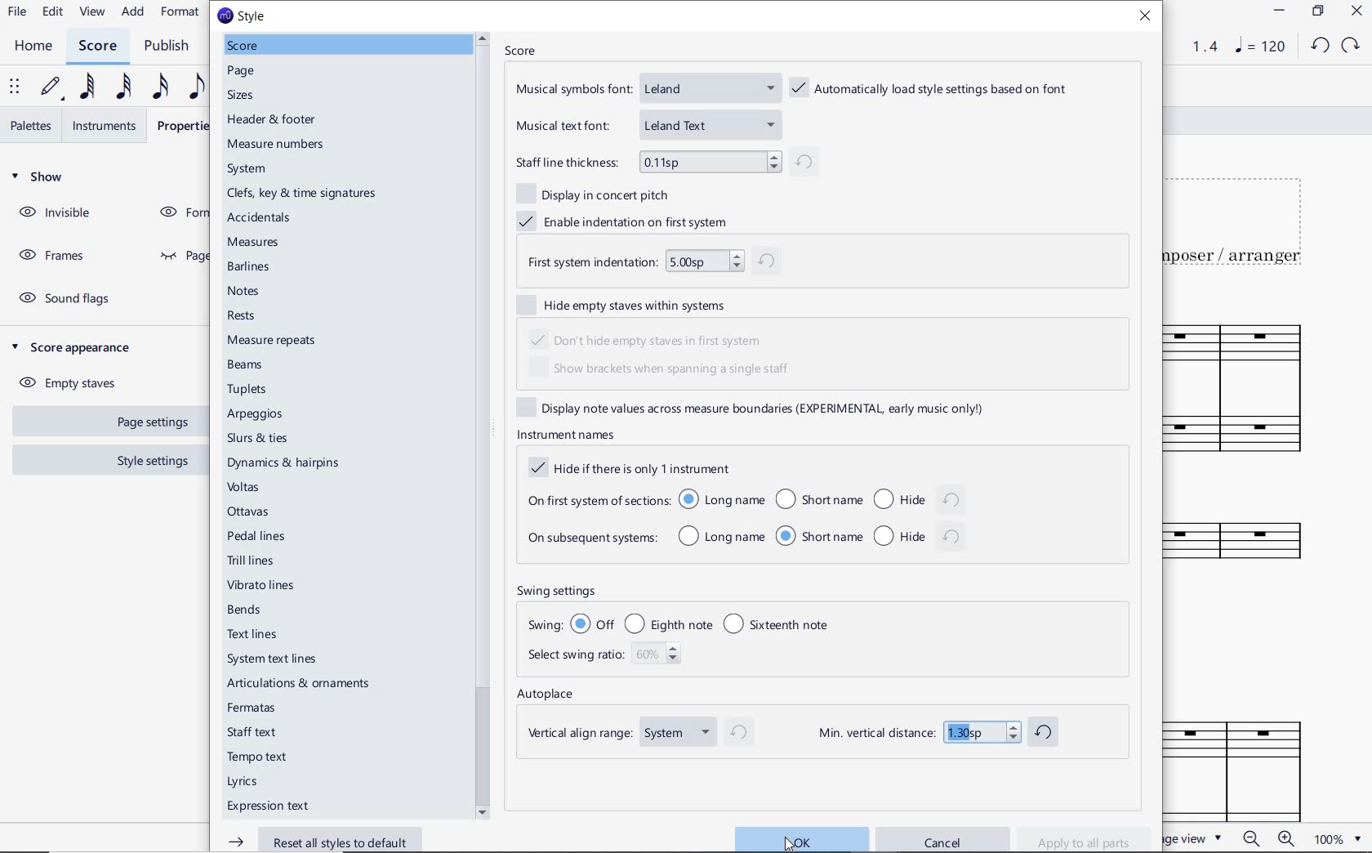 Image resolution: width=1372 pixels, height=853 pixels. Describe the element at coordinates (246, 611) in the screenshot. I see `bends` at that location.